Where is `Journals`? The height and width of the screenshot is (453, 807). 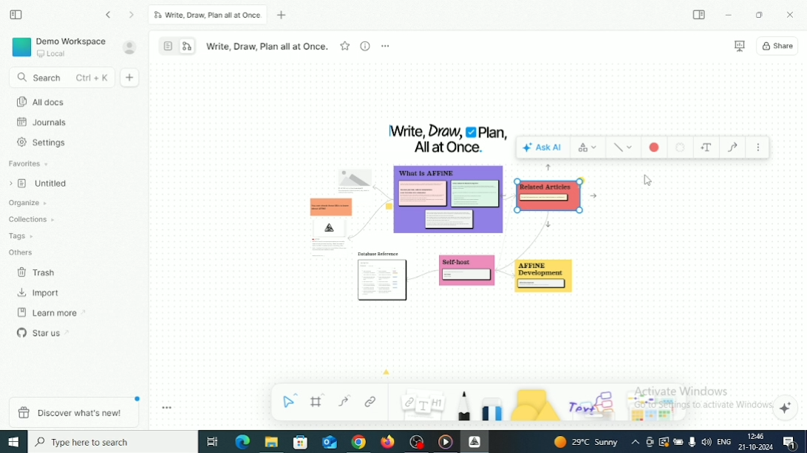
Journals is located at coordinates (43, 122).